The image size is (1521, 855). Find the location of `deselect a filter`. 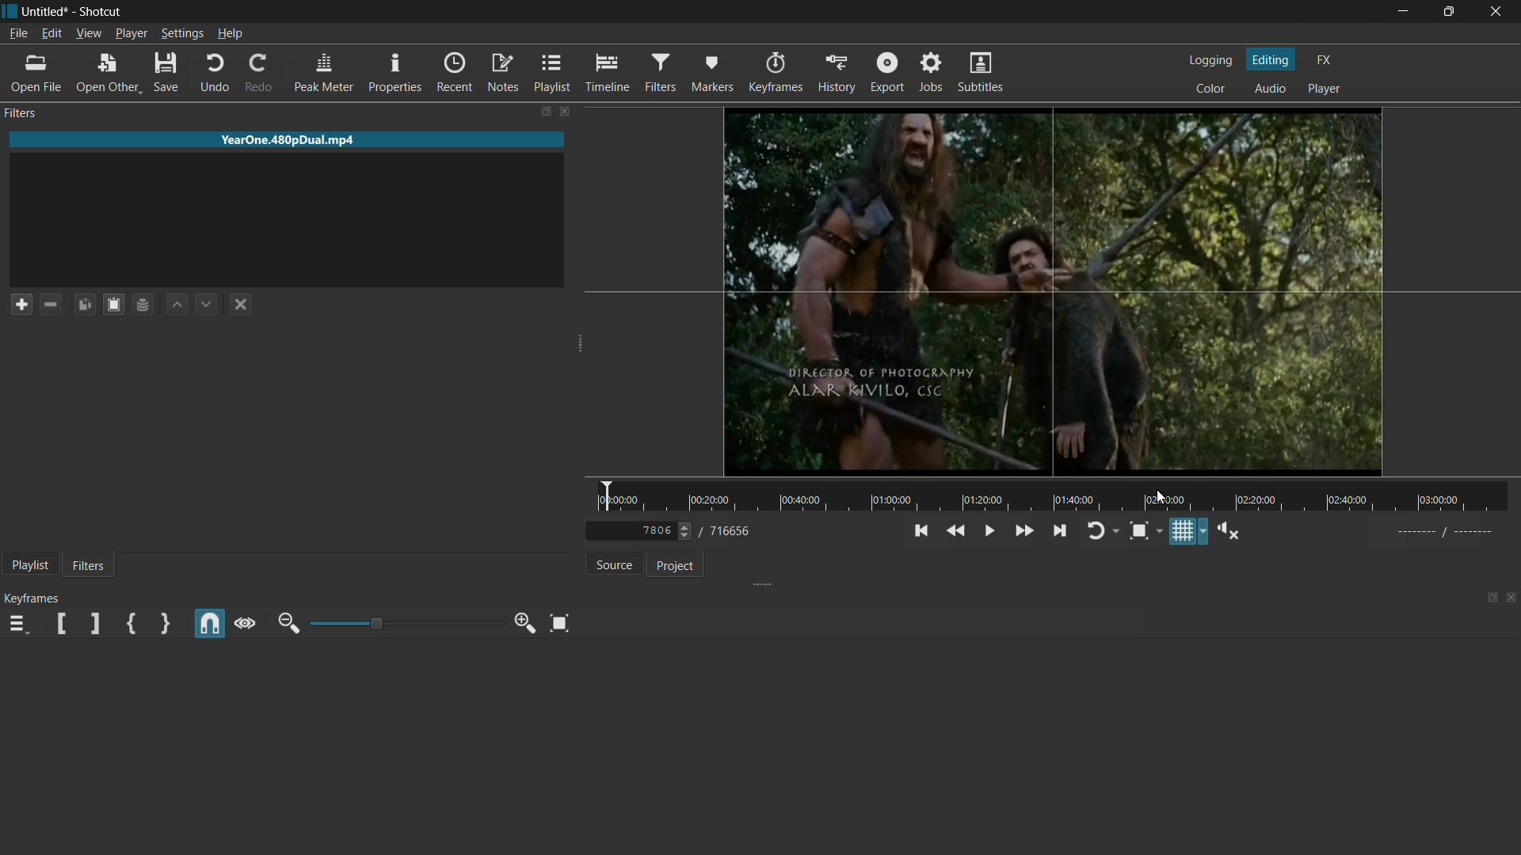

deselect a filter is located at coordinates (242, 304).